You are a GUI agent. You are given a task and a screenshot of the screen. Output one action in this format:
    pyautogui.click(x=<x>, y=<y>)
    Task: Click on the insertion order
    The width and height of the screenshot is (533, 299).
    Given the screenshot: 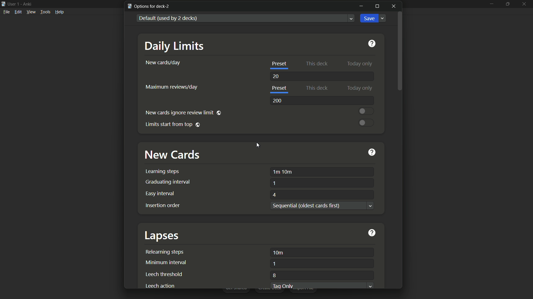 What is the action you would take?
    pyautogui.click(x=162, y=205)
    